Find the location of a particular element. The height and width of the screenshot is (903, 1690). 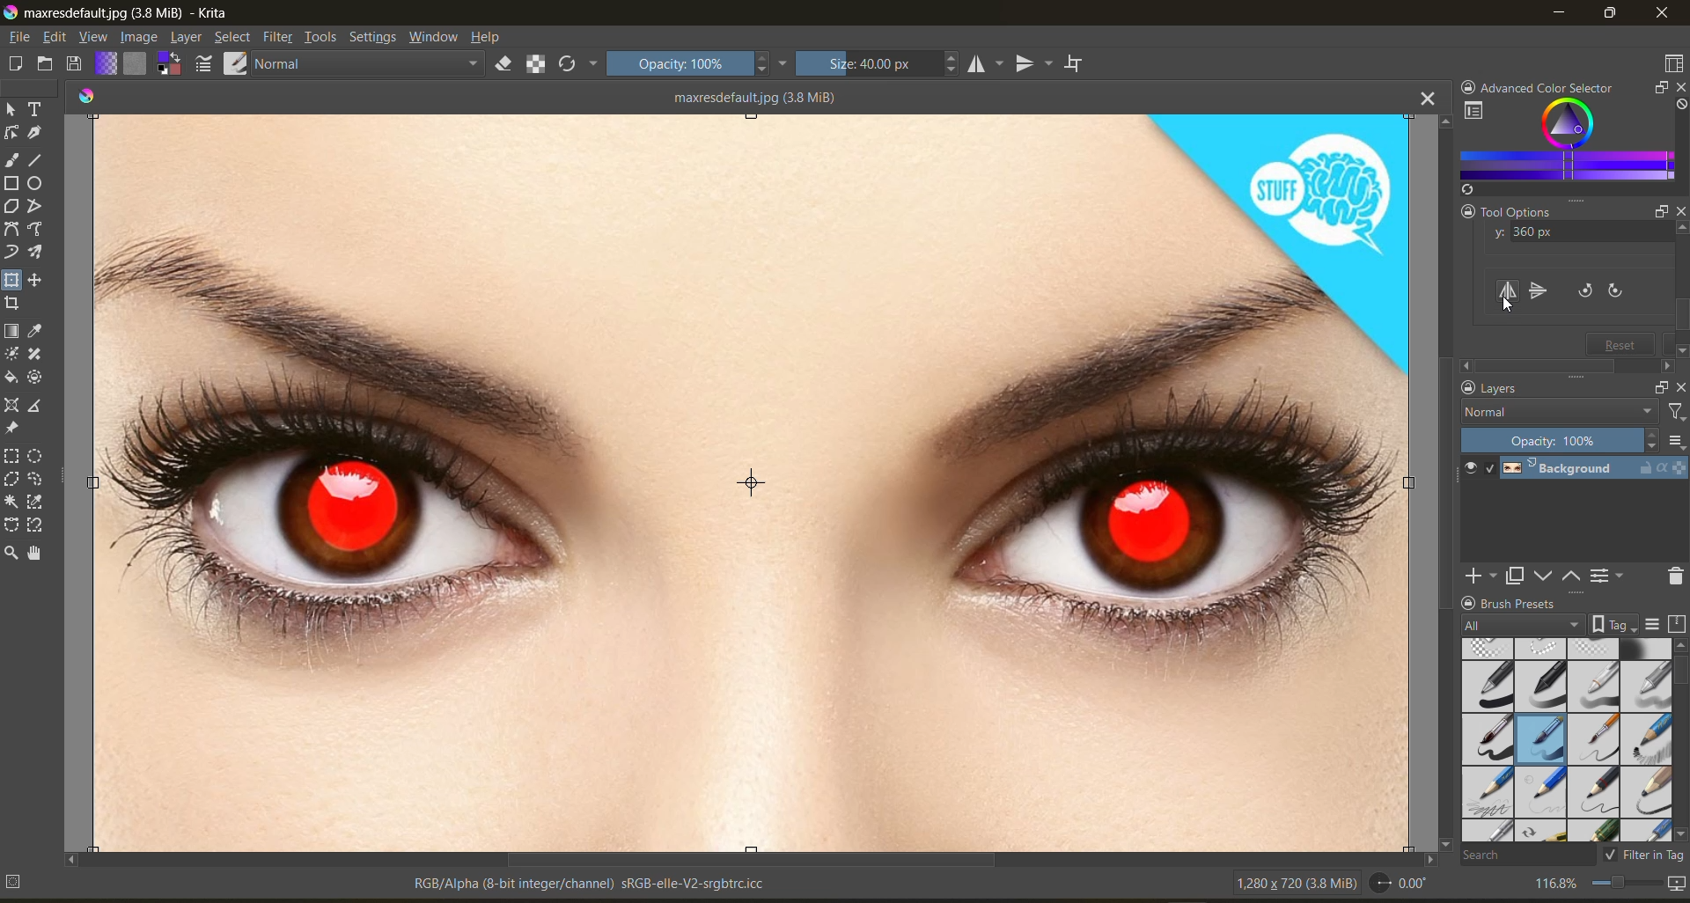

normal is located at coordinates (374, 63).